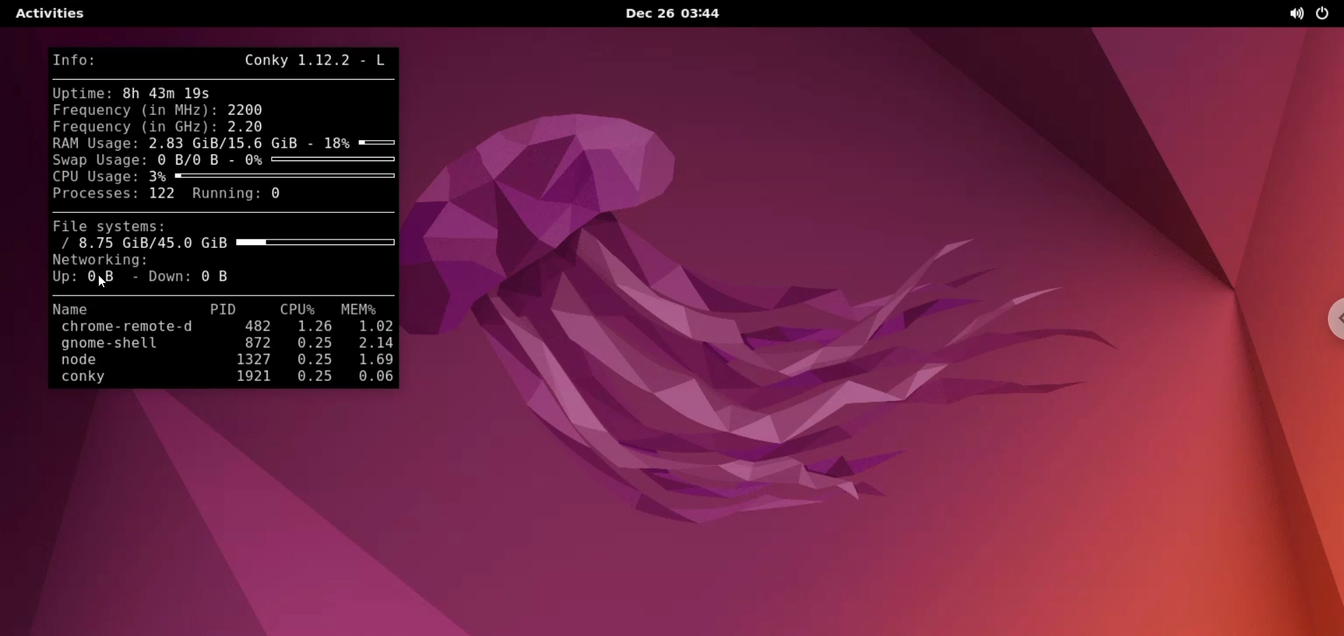 This screenshot has width=1344, height=636. Describe the element at coordinates (678, 13) in the screenshot. I see `Dec 26 03:44` at that location.